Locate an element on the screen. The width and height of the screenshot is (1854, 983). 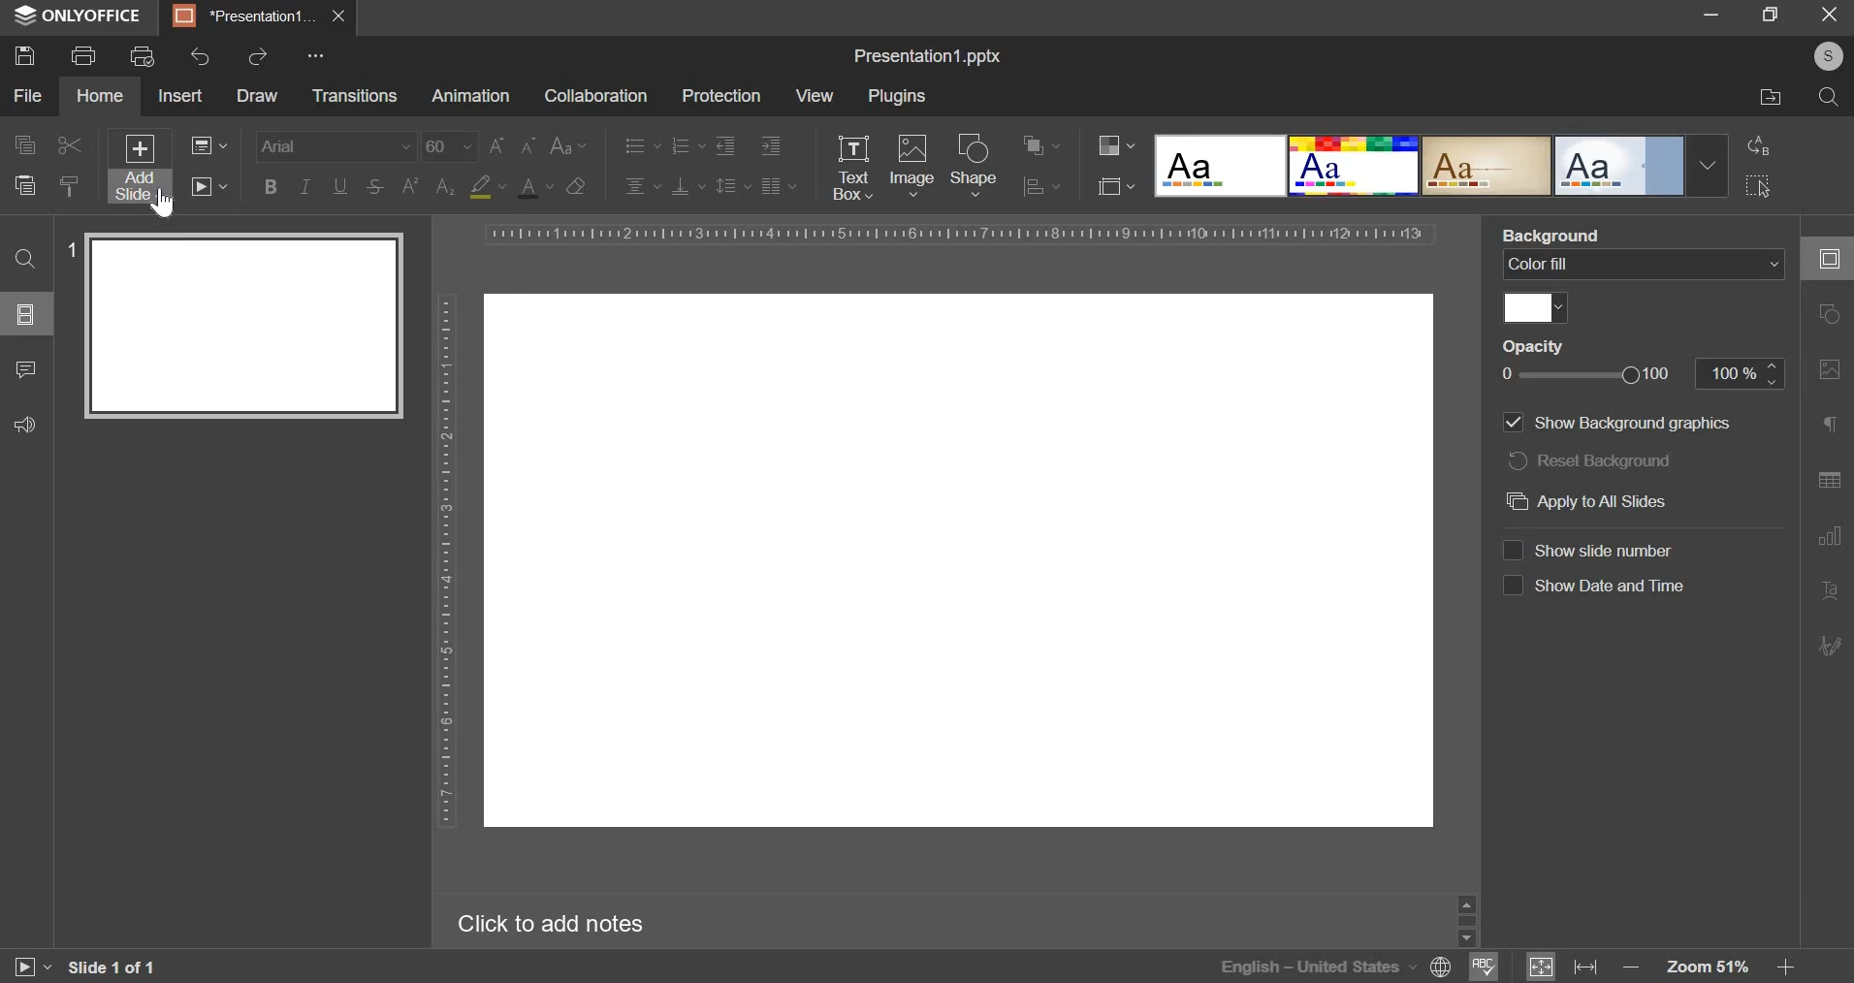
color design is located at coordinates (1116, 145).